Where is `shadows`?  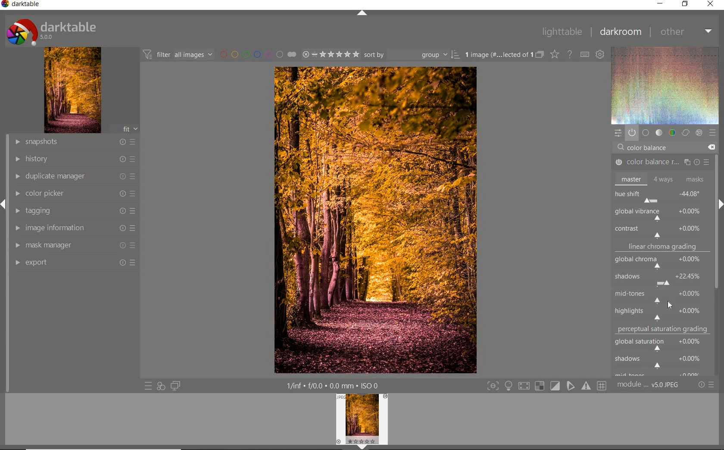 shadows is located at coordinates (662, 278).